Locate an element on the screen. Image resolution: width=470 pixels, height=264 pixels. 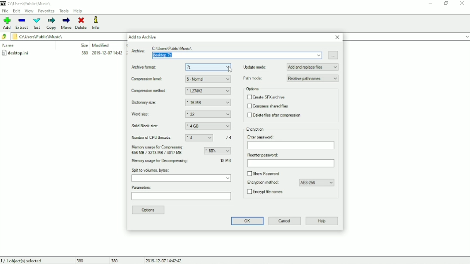
View is located at coordinates (29, 11).